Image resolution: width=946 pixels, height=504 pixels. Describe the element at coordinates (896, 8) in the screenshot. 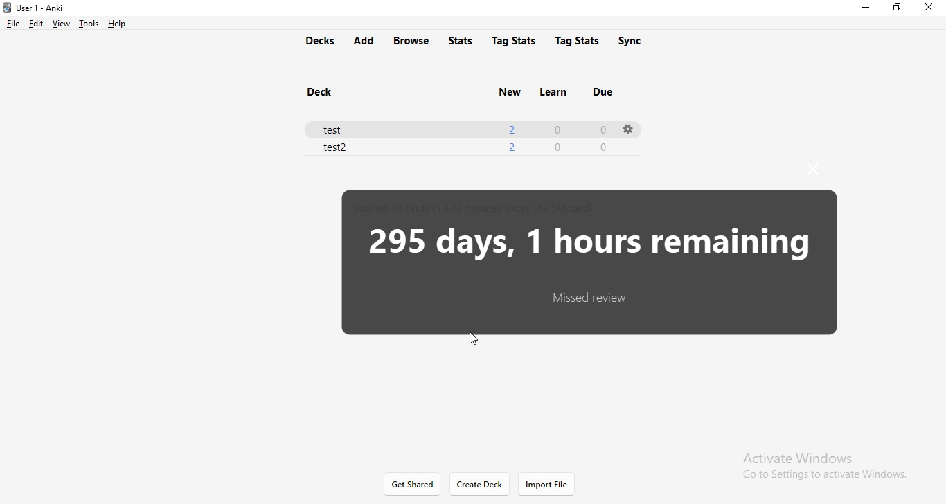

I see `restore` at that location.